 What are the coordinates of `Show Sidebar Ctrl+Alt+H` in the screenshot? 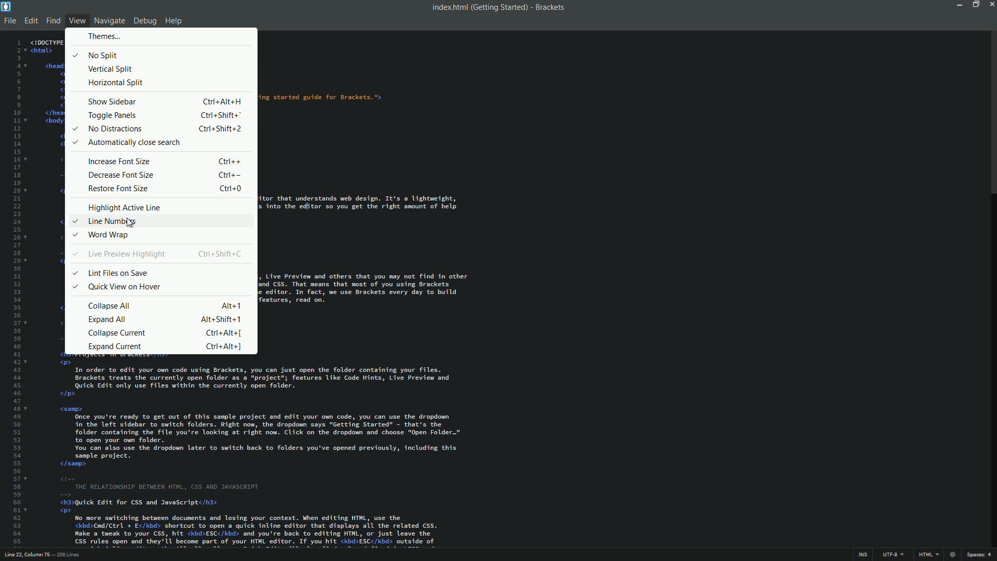 It's located at (164, 101).